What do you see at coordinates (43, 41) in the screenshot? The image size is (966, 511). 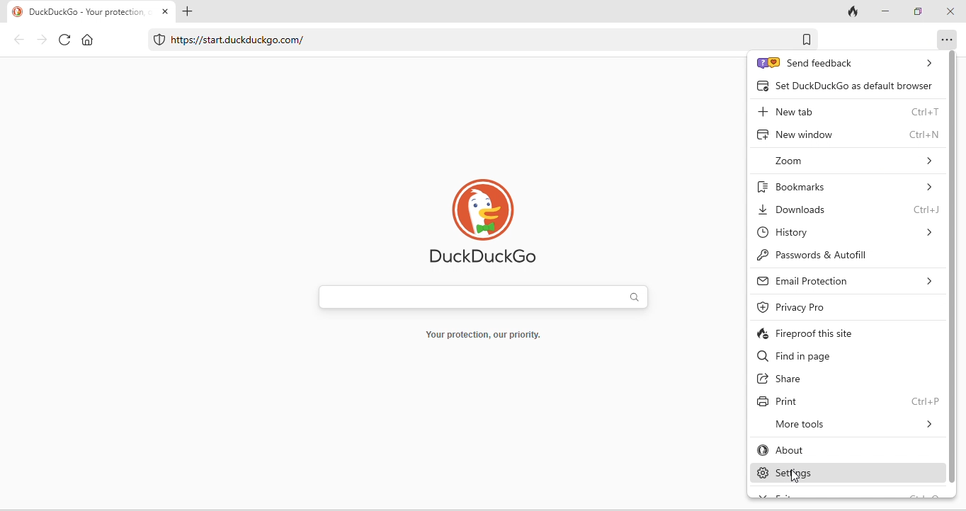 I see `forward` at bounding box center [43, 41].